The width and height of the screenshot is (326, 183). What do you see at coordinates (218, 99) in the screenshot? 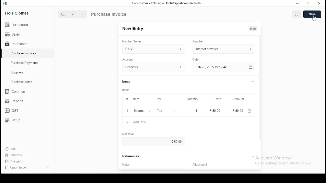
I see `Rate` at bounding box center [218, 99].